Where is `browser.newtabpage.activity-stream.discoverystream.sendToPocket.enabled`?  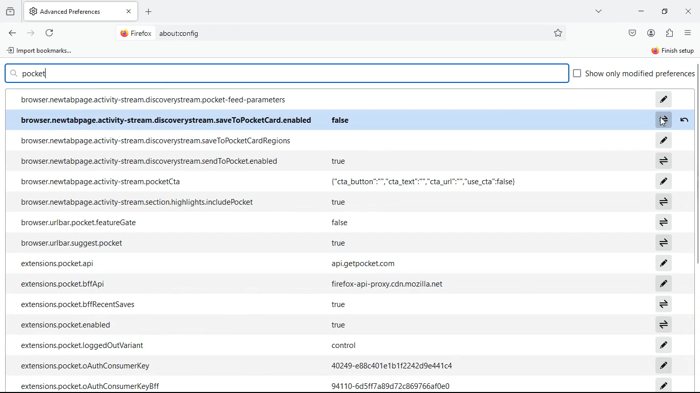 browser.newtabpage.activity-stream.discoverystream.sendToPocket.enabled is located at coordinates (152, 161).